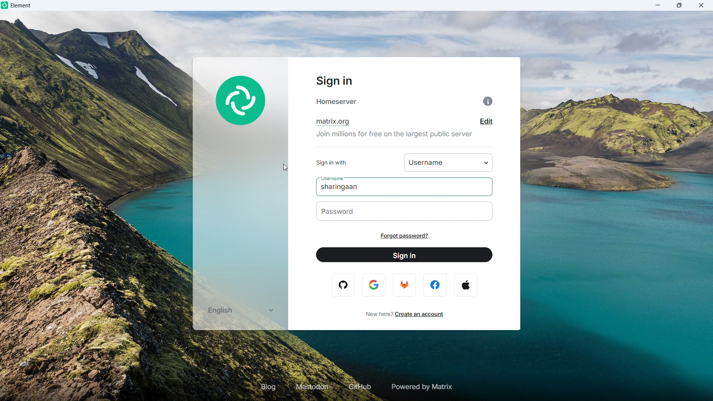 The image size is (713, 401). What do you see at coordinates (488, 101) in the screenshot?
I see `Information ` at bounding box center [488, 101].